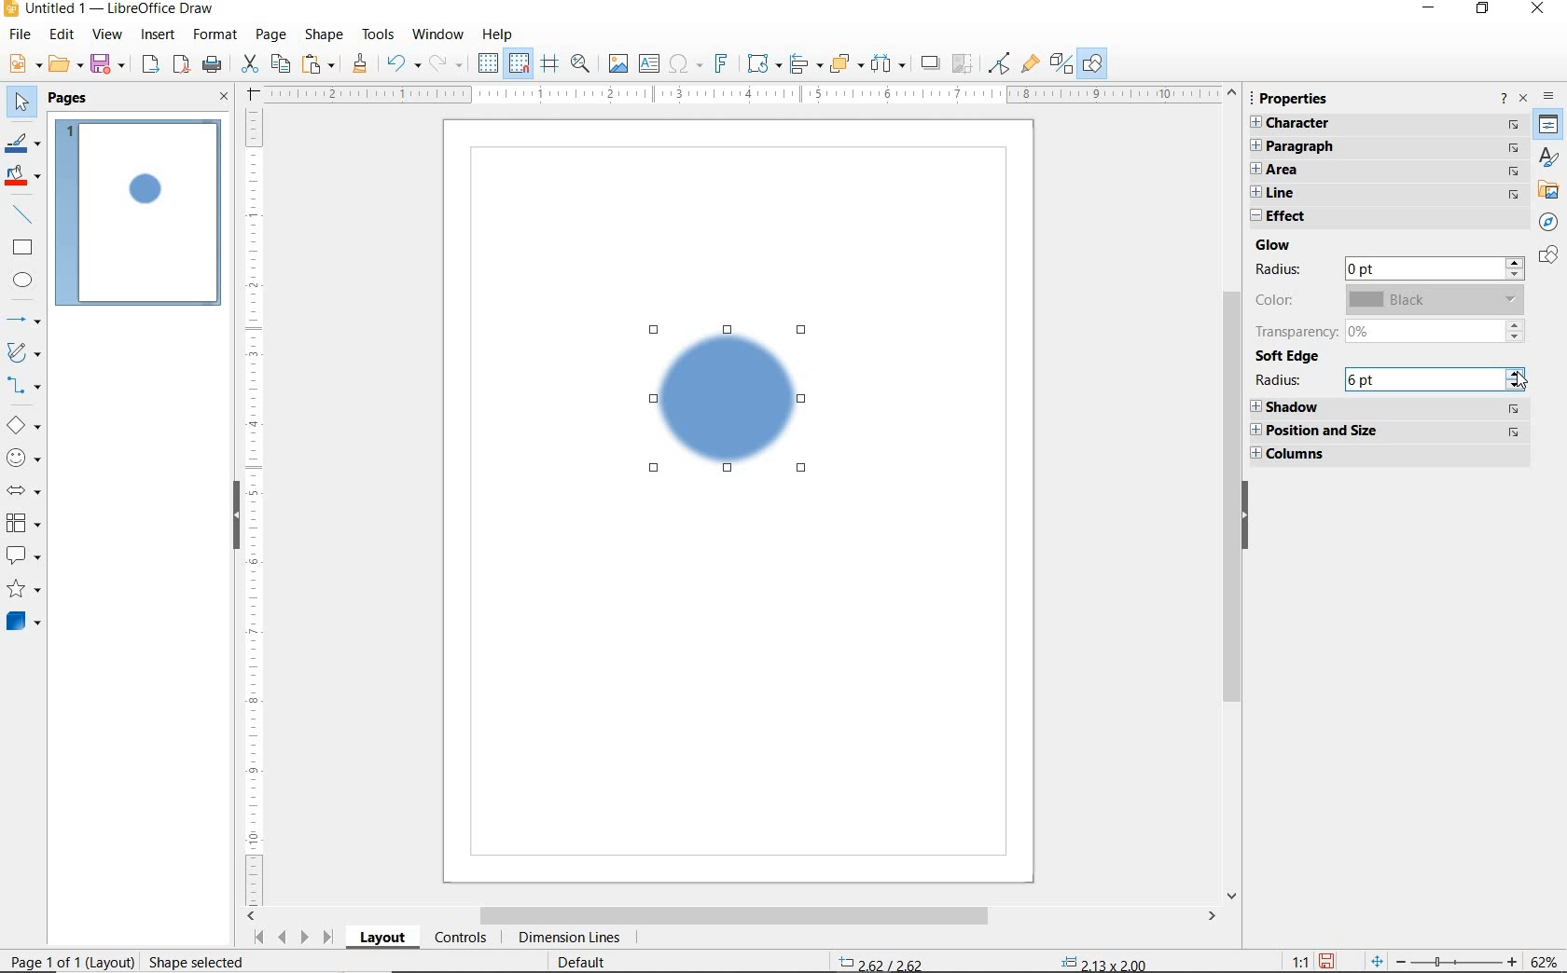 The height and width of the screenshot is (973, 1567). Describe the element at coordinates (26, 63) in the screenshot. I see `NEW` at that location.